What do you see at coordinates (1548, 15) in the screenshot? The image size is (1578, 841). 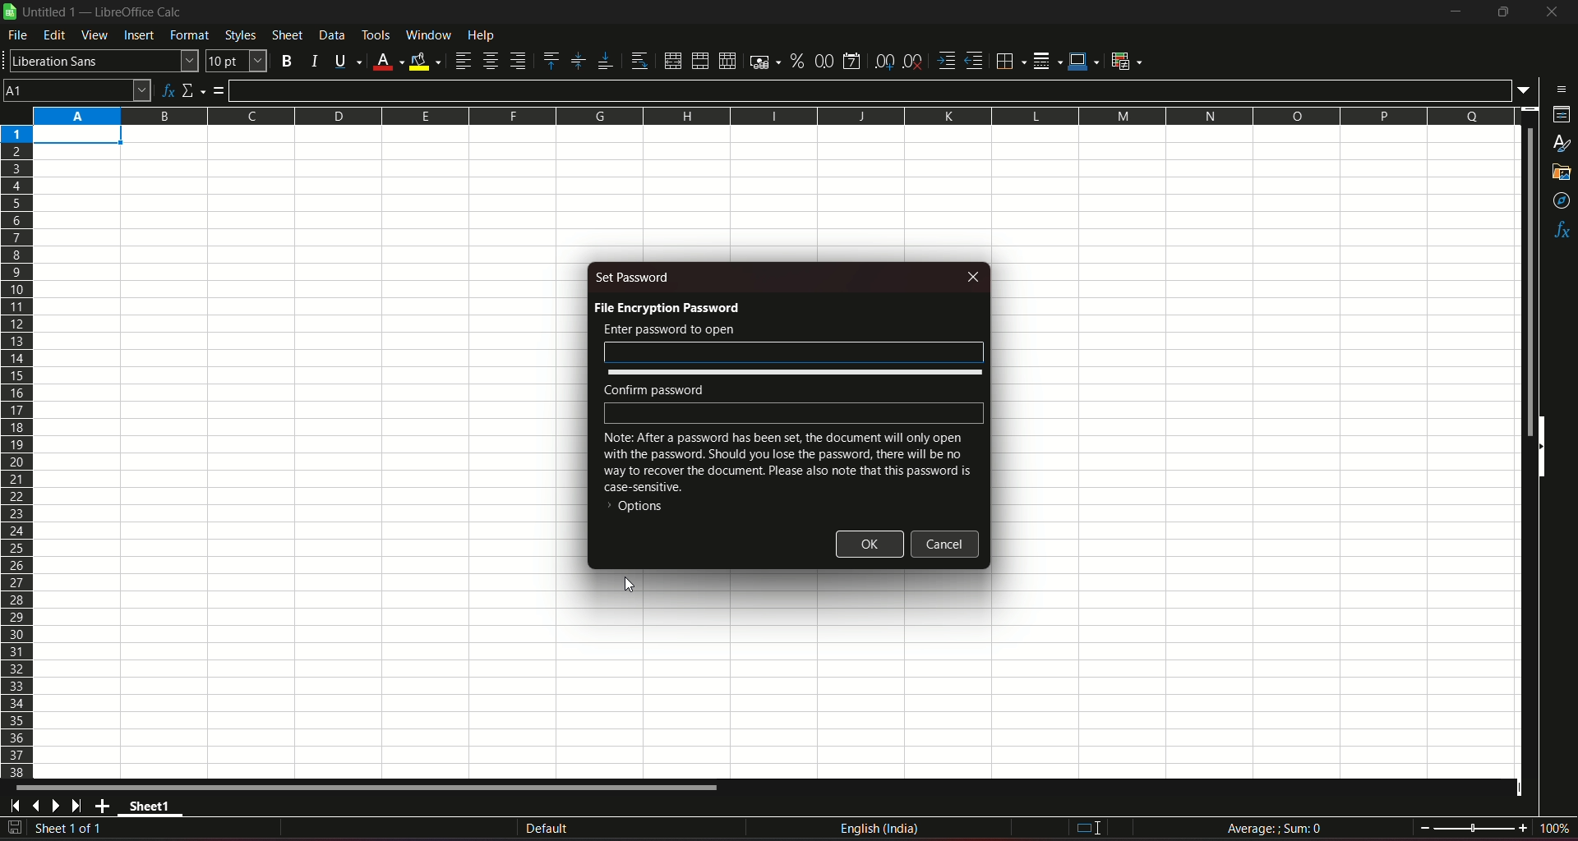 I see `close` at bounding box center [1548, 15].